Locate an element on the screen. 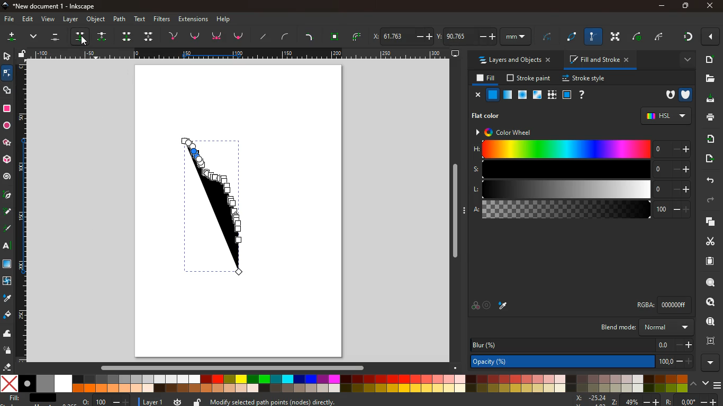  change is located at coordinates (103, 36).